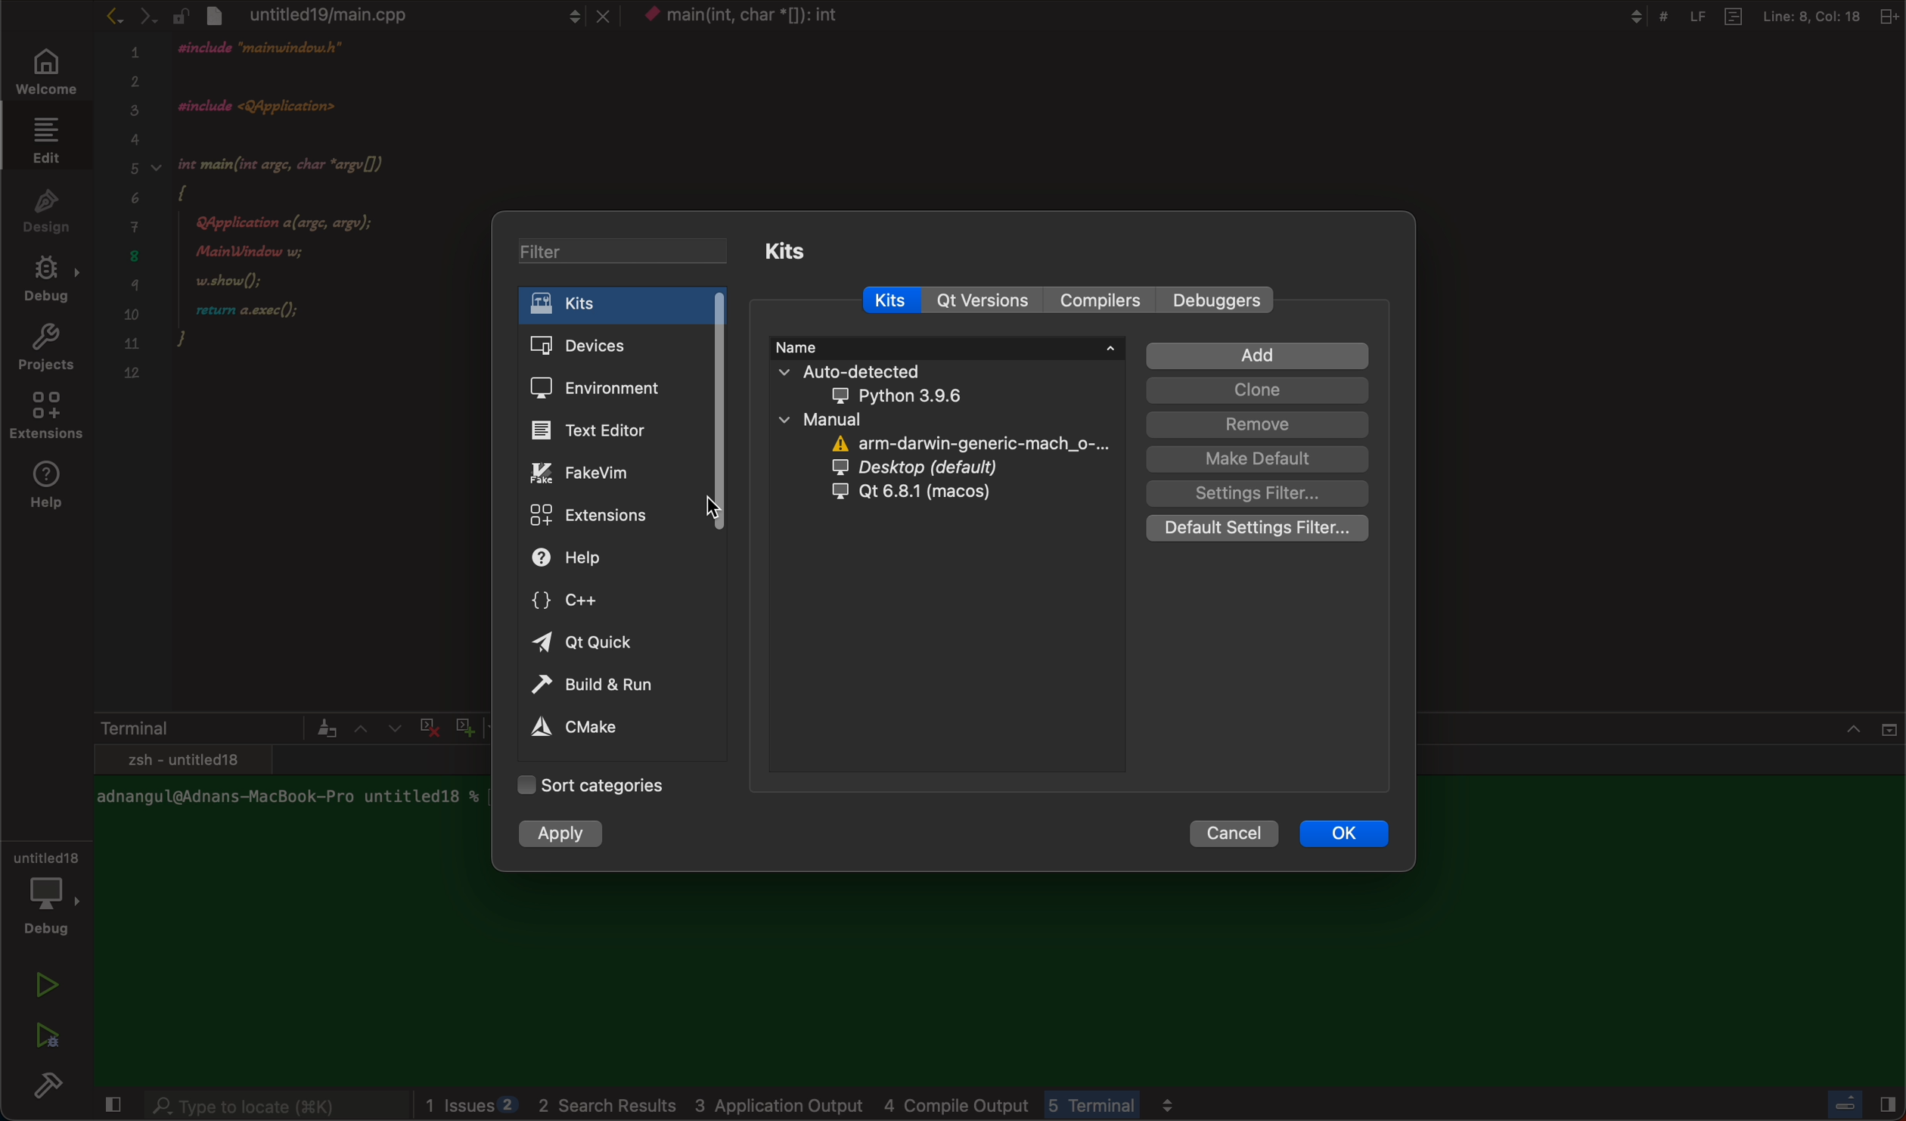 This screenshot has height=1121, width=1906. Describe the element at coordinates (1343, 834) in the screenshot. I see `ok` at that location.